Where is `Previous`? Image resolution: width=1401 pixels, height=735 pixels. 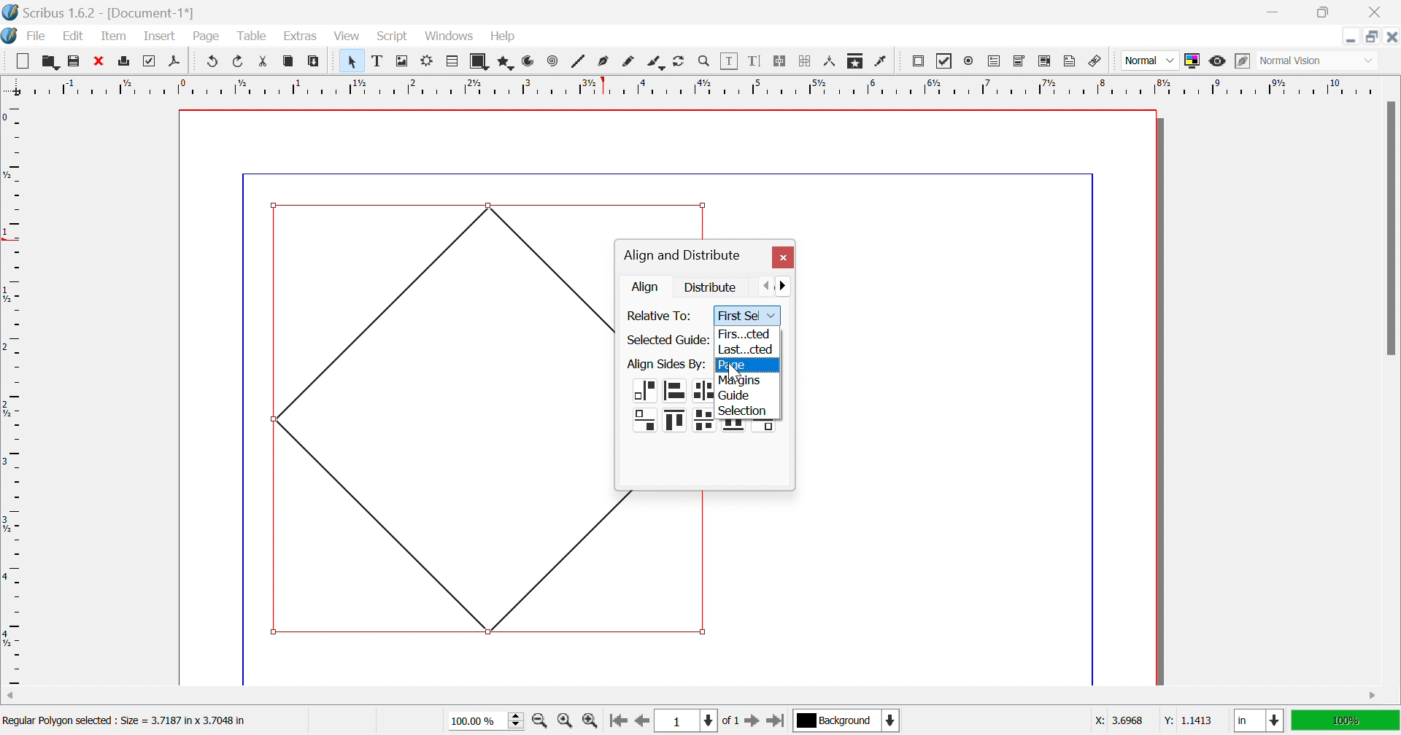 Previous is located at coordinates (768, 284).